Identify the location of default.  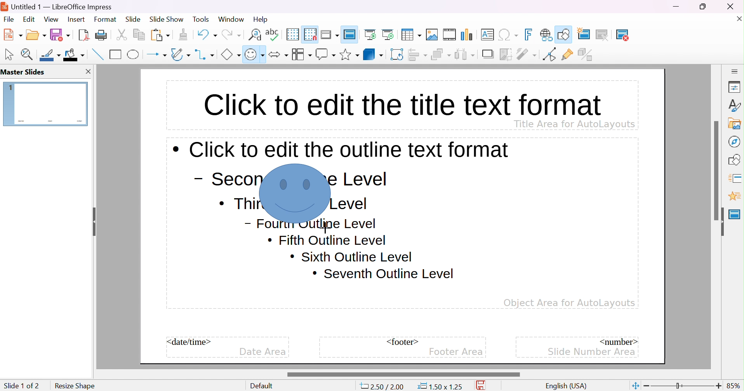
(264, 386).